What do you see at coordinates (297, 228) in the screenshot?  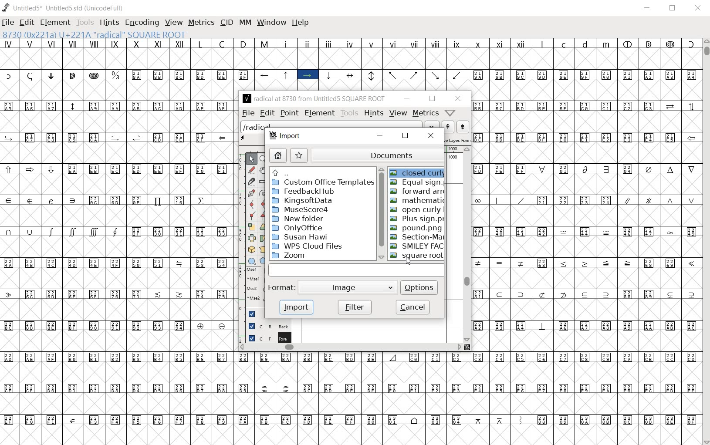 I see `OnlyOffice` at bounding box center [297, 228].